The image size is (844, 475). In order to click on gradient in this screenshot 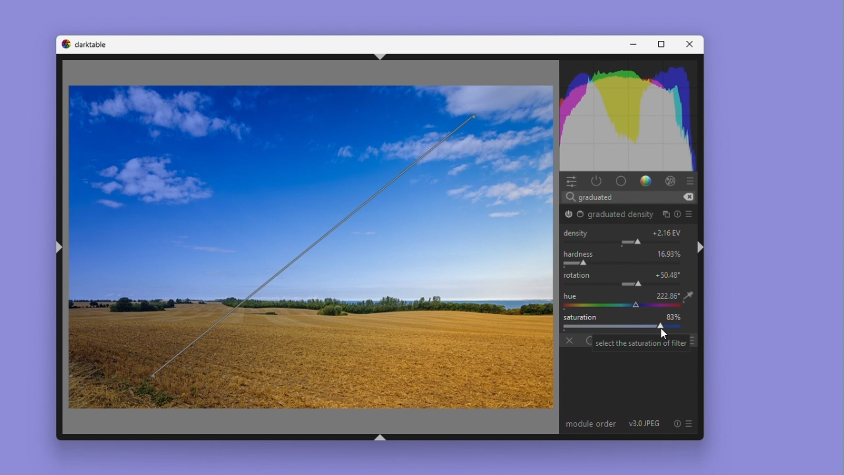, I will do `click(644, 180)`.